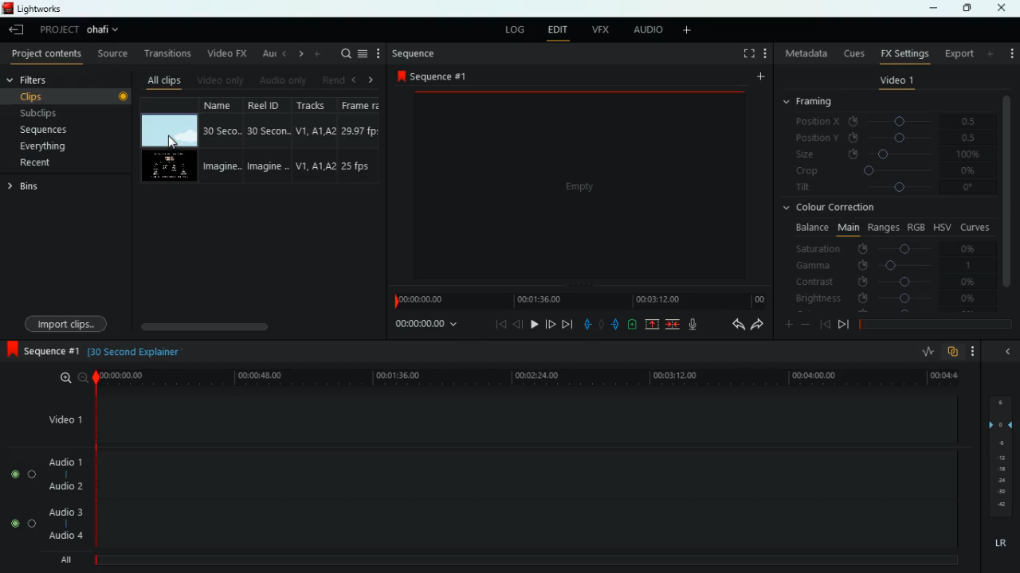 The width and height of the screenshot is (1020, 573). Describe the element at coordinates (810, 228) in the screenshot. I see `balance` at that location.